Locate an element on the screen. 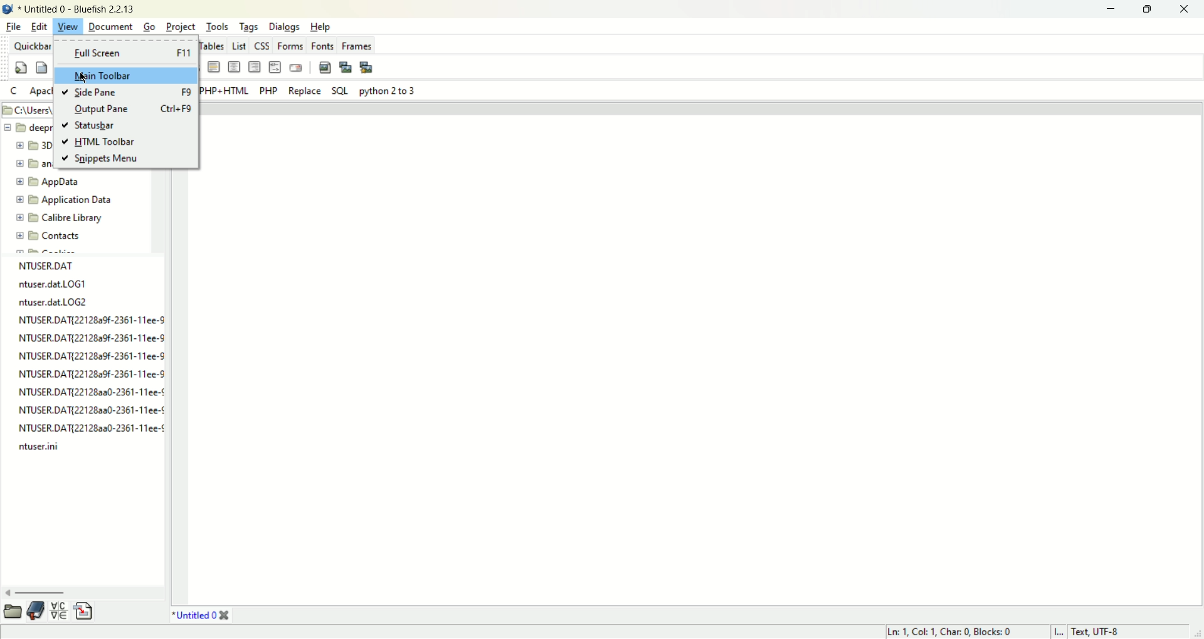  ntuser.ini is located at coordinates (38, 446).